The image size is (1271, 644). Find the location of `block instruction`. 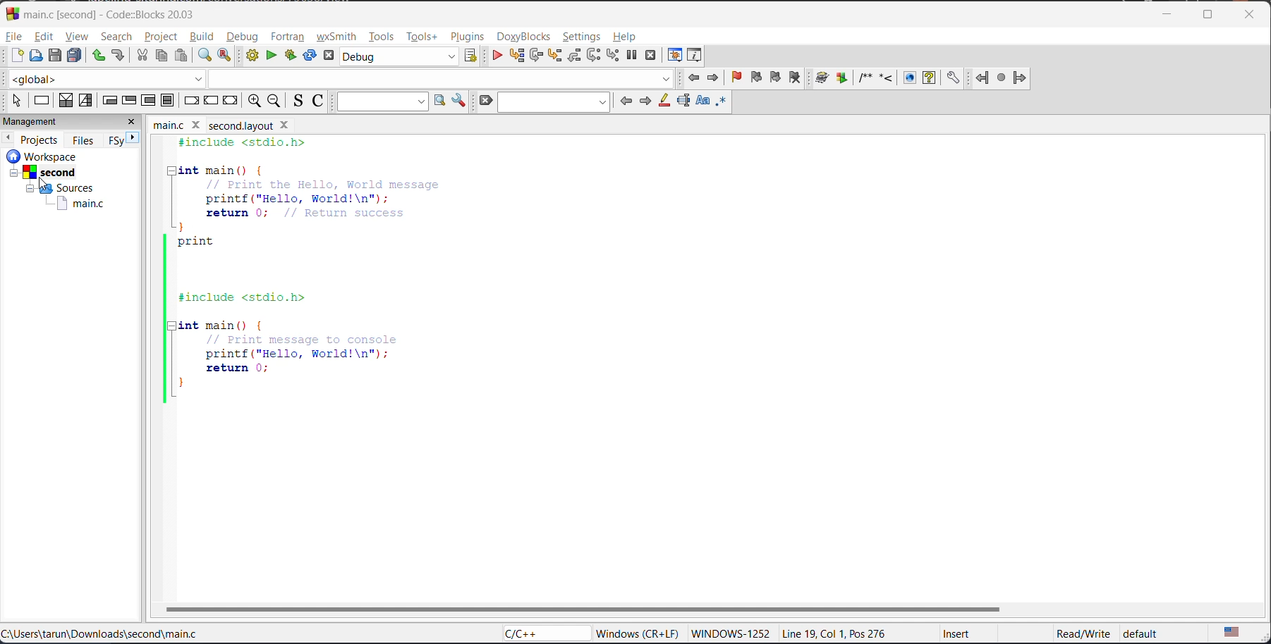

block instruction is located at coordinates (169, 101).